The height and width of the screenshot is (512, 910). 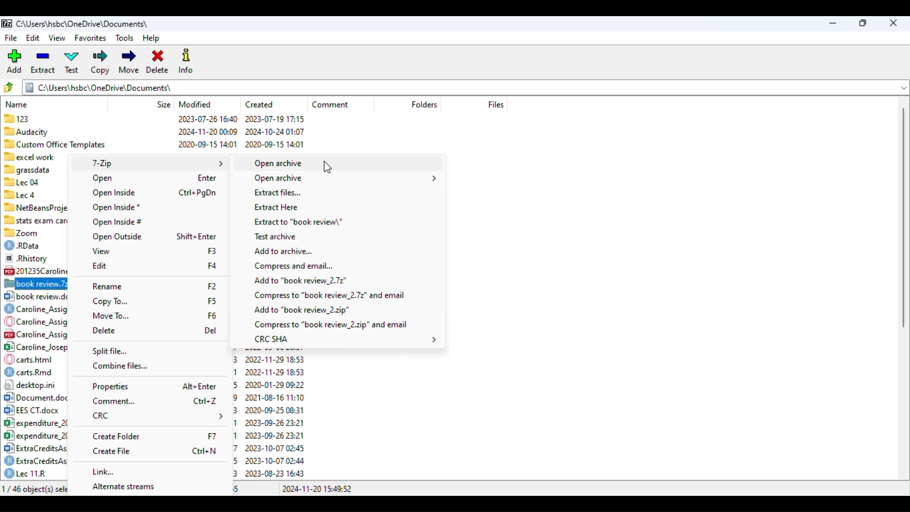 I want to click on close, so click(x=893, y=23).